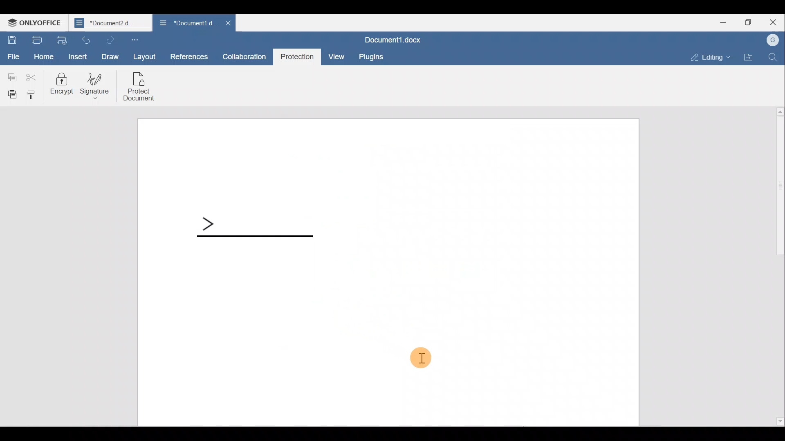  I want to click on Document name, so click(111, 23).